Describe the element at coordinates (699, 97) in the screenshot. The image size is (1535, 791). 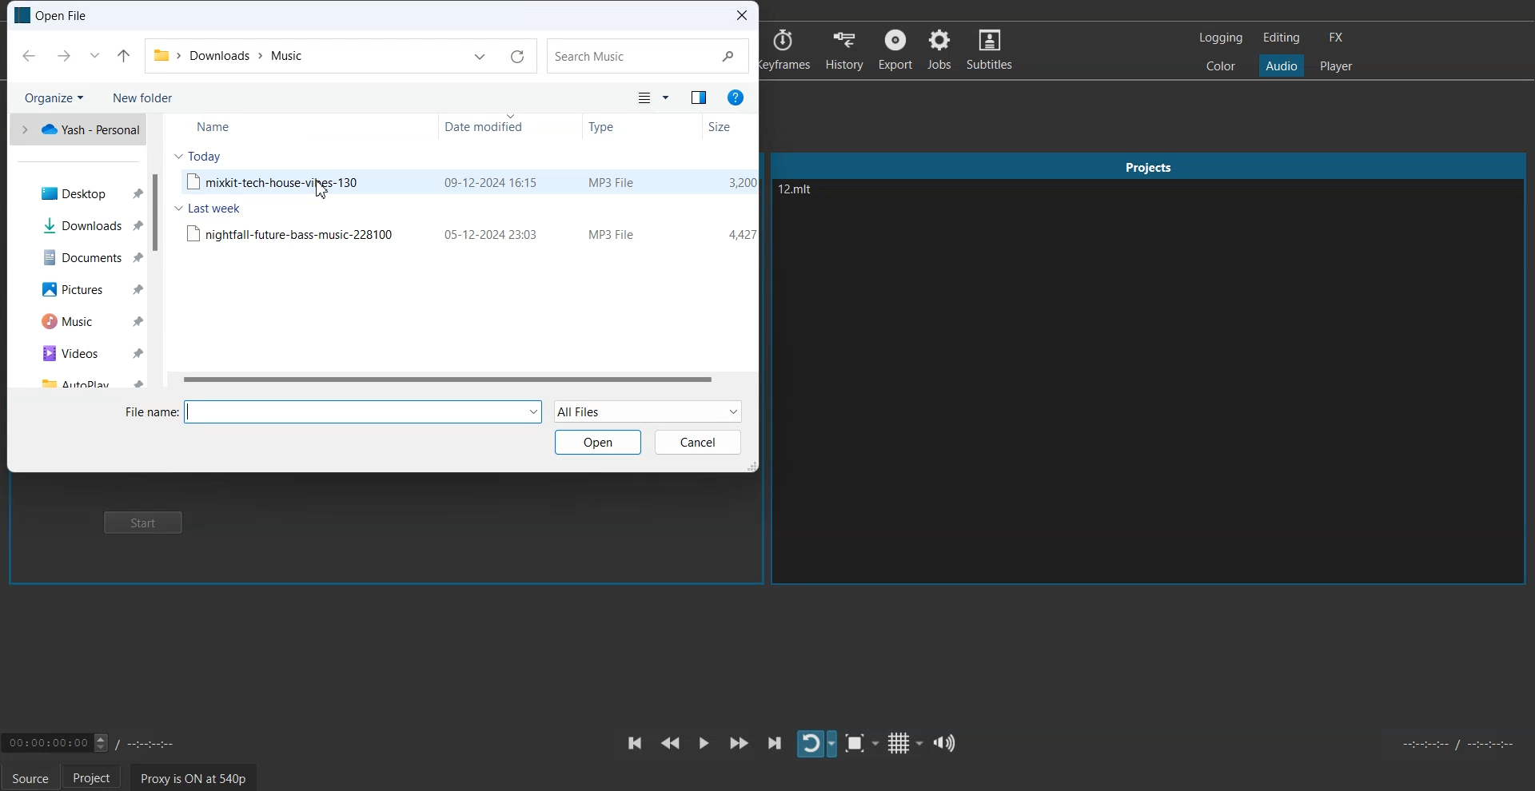
I see `Show the preview pane` at that location.